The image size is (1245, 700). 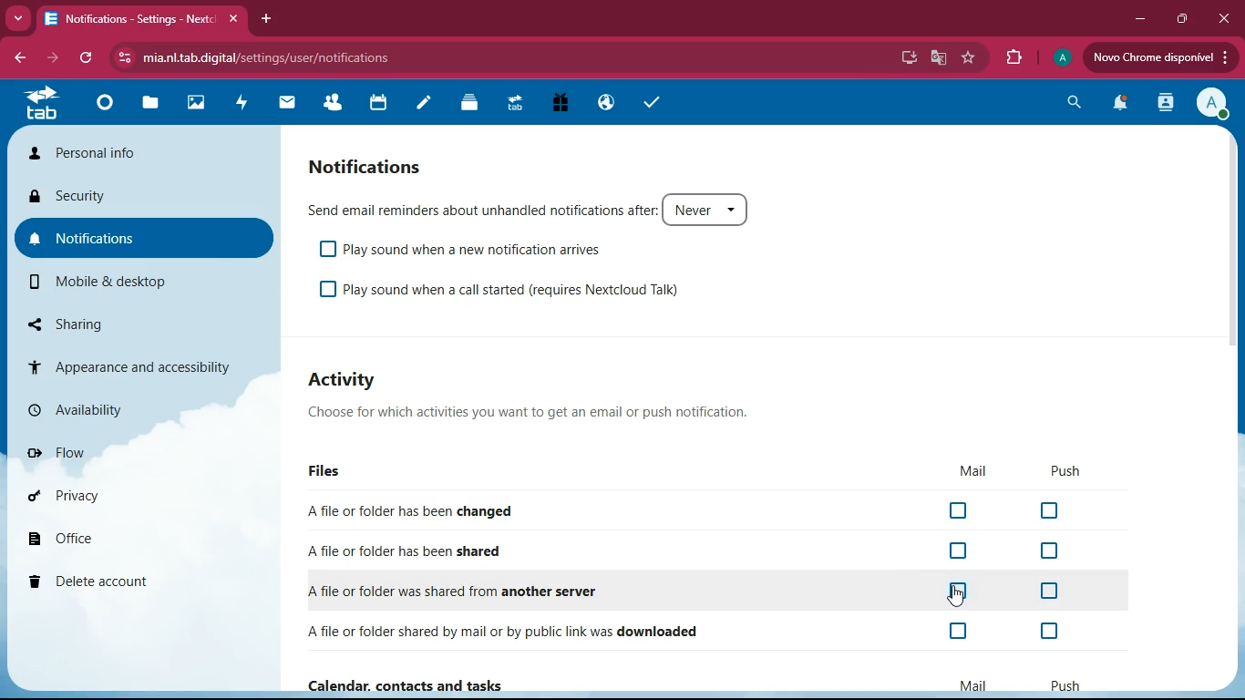 What do you see at coordinates (80, 57) in the screenshot?
I see `refresh` at bounding box center [80, 57].